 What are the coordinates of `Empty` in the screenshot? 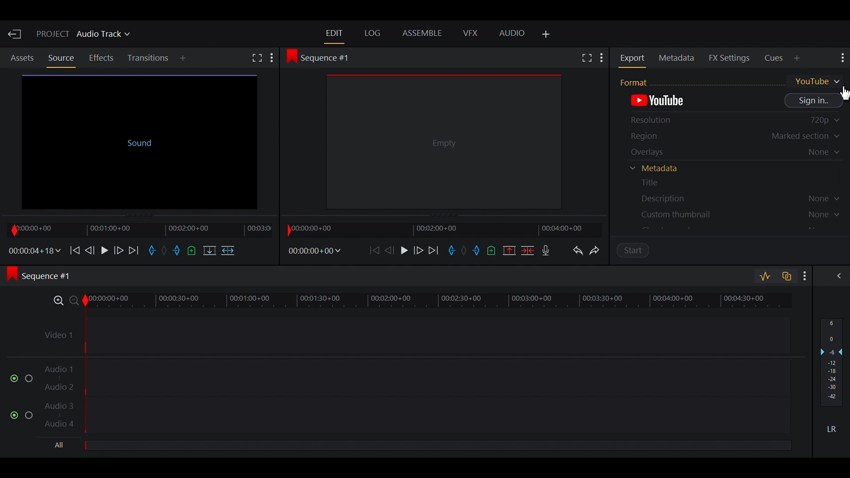 It's located at (445, 142).